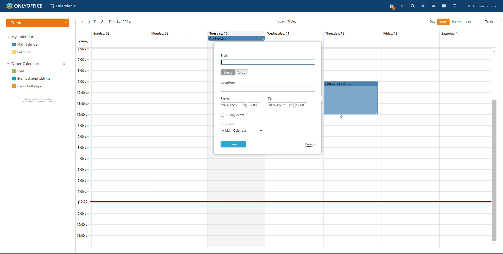 The height and width of the screenshot is (254, 503). I want to click on checkbox, so click(13, 79).